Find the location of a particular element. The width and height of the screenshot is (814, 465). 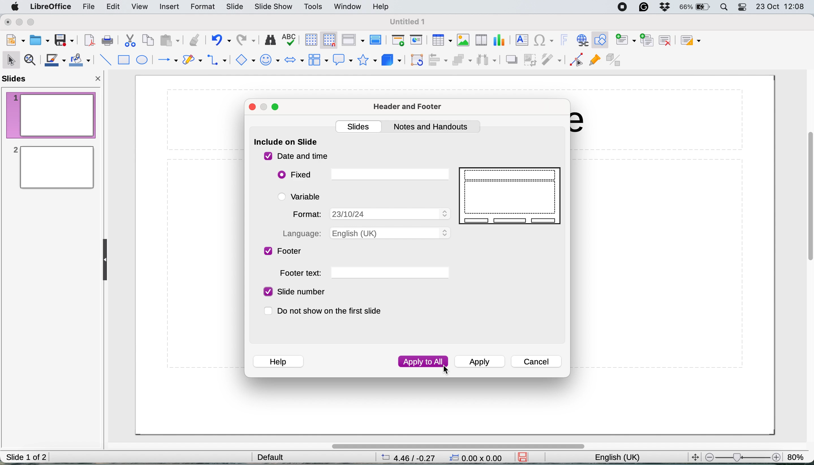

insert shapes is located at coordinates (244, 59).